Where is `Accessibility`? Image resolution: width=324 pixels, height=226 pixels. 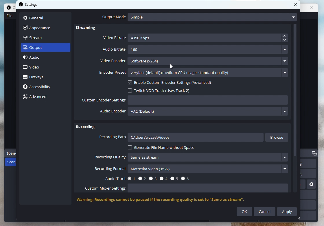 Accessibility is located at coordinates (40, 87).